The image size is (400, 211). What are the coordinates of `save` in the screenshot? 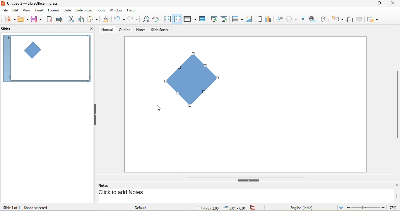 It's located at (37, 19).